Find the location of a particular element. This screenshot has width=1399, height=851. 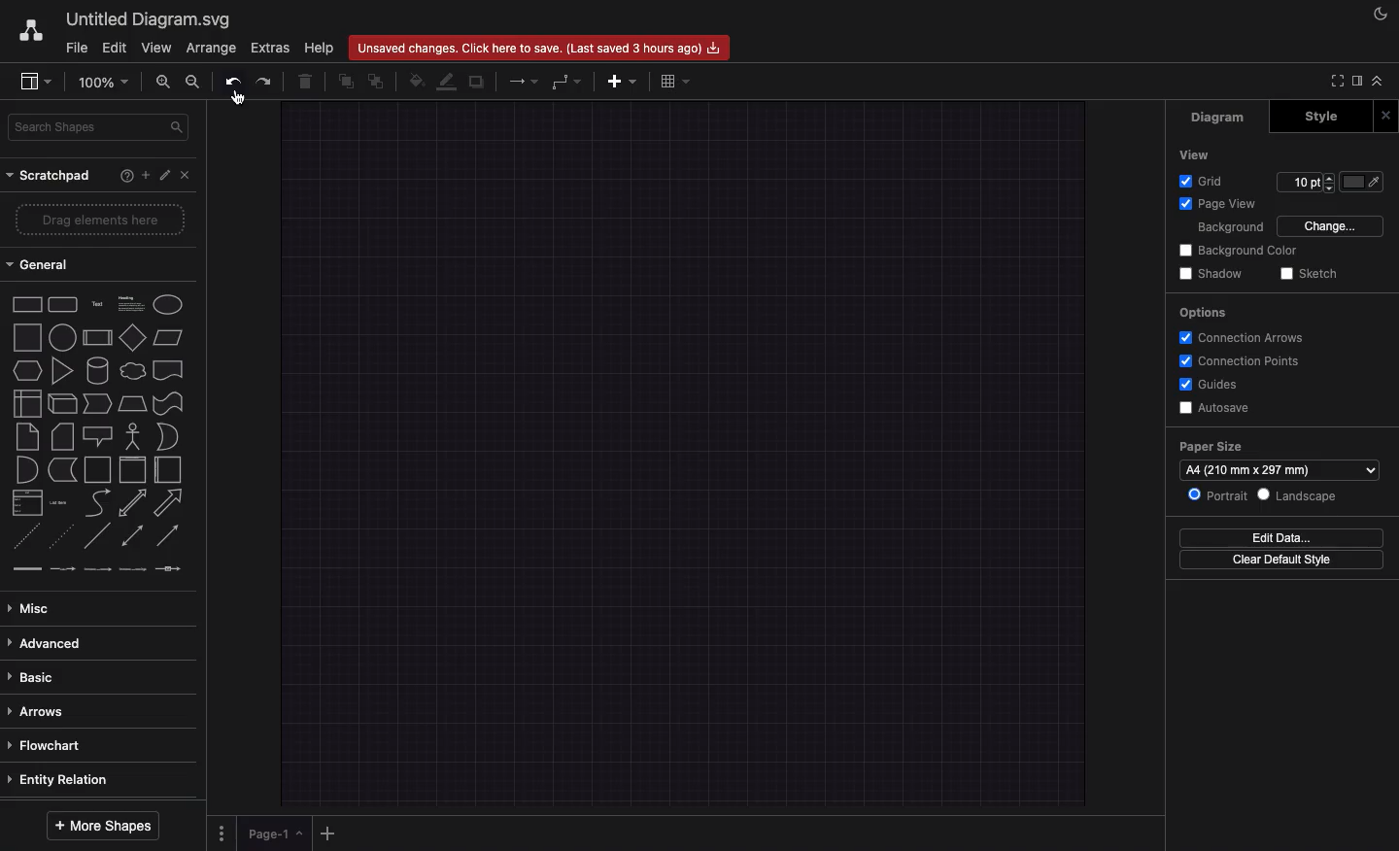

View is located at coordinates (1193, 154).